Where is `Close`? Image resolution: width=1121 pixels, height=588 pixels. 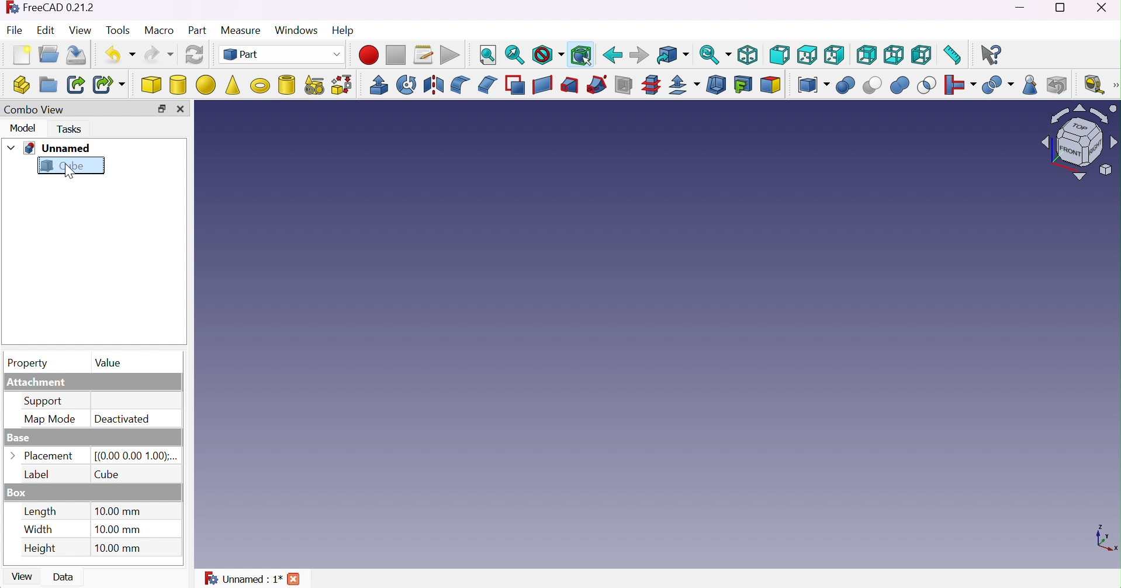 Close is located at coordinates (1102, 8).